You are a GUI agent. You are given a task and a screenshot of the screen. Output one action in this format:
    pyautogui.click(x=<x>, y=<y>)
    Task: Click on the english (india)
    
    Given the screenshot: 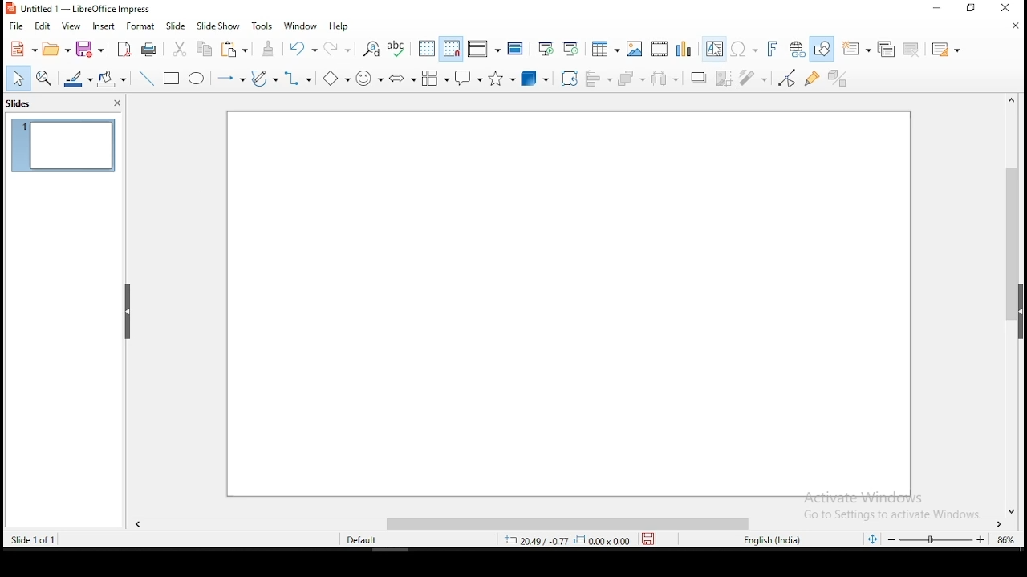 What is the action you would take?
    pyautogui.click(x=769, y=539)
    